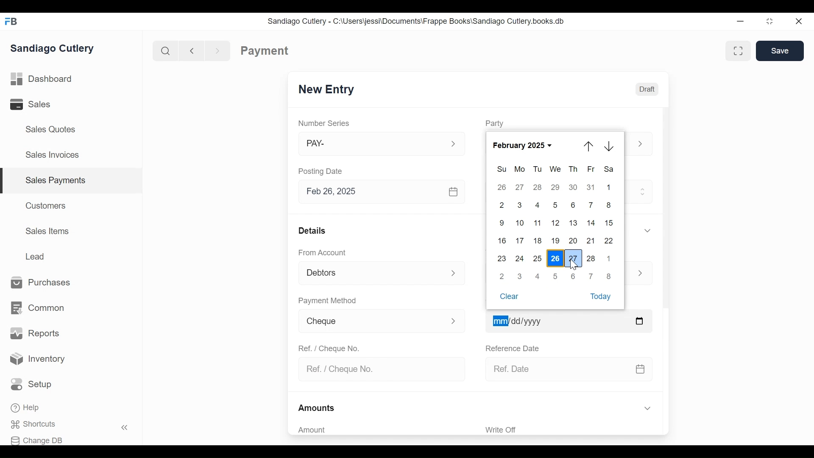 Image resolution: width=814 pixels, height=458 pixels. Describe the element at coordinates (647, 88) in the screenshot. I see `Draft` at that location.